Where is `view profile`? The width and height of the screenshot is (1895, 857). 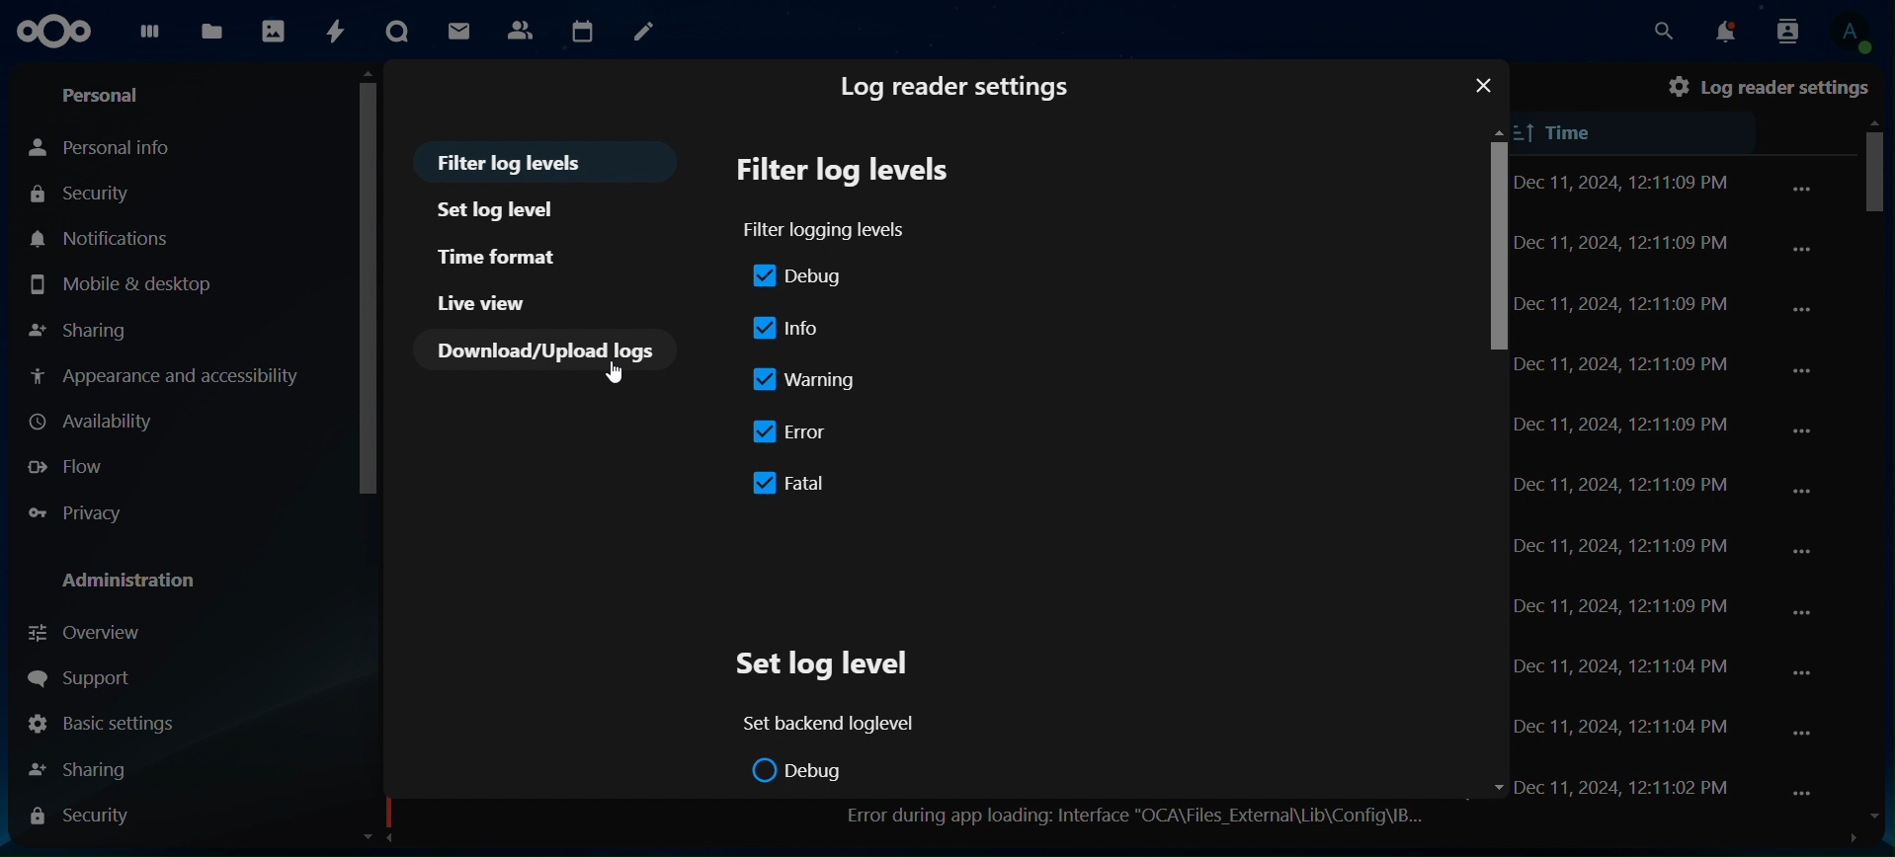 view profile is located at coordinates (1850, 34).